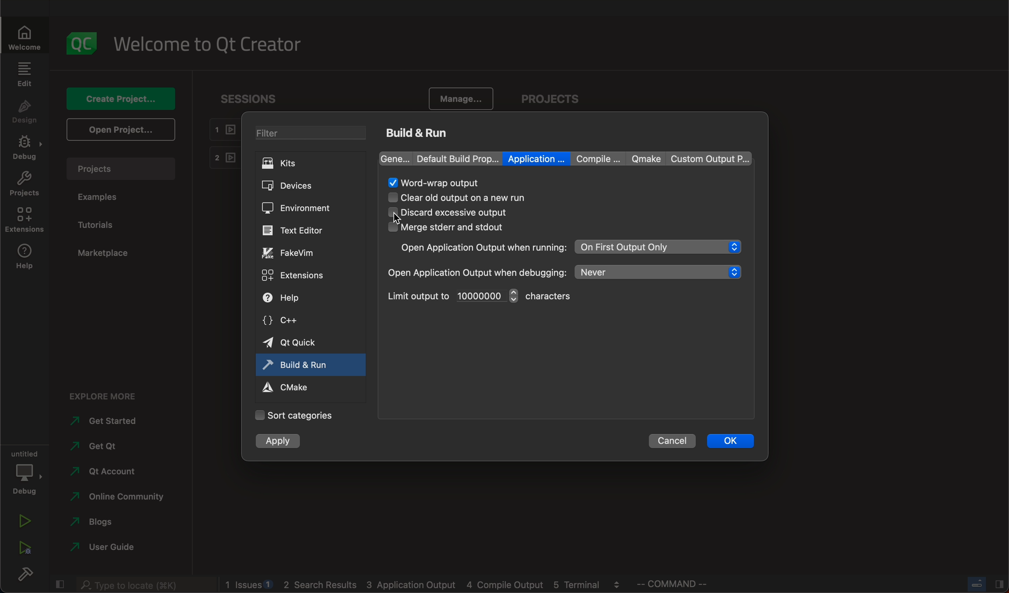 The image size is (1009, 593). What do you see at coordinates (308, 184) in the screenshot?
I see `devices` at bounding box center [308, 184].